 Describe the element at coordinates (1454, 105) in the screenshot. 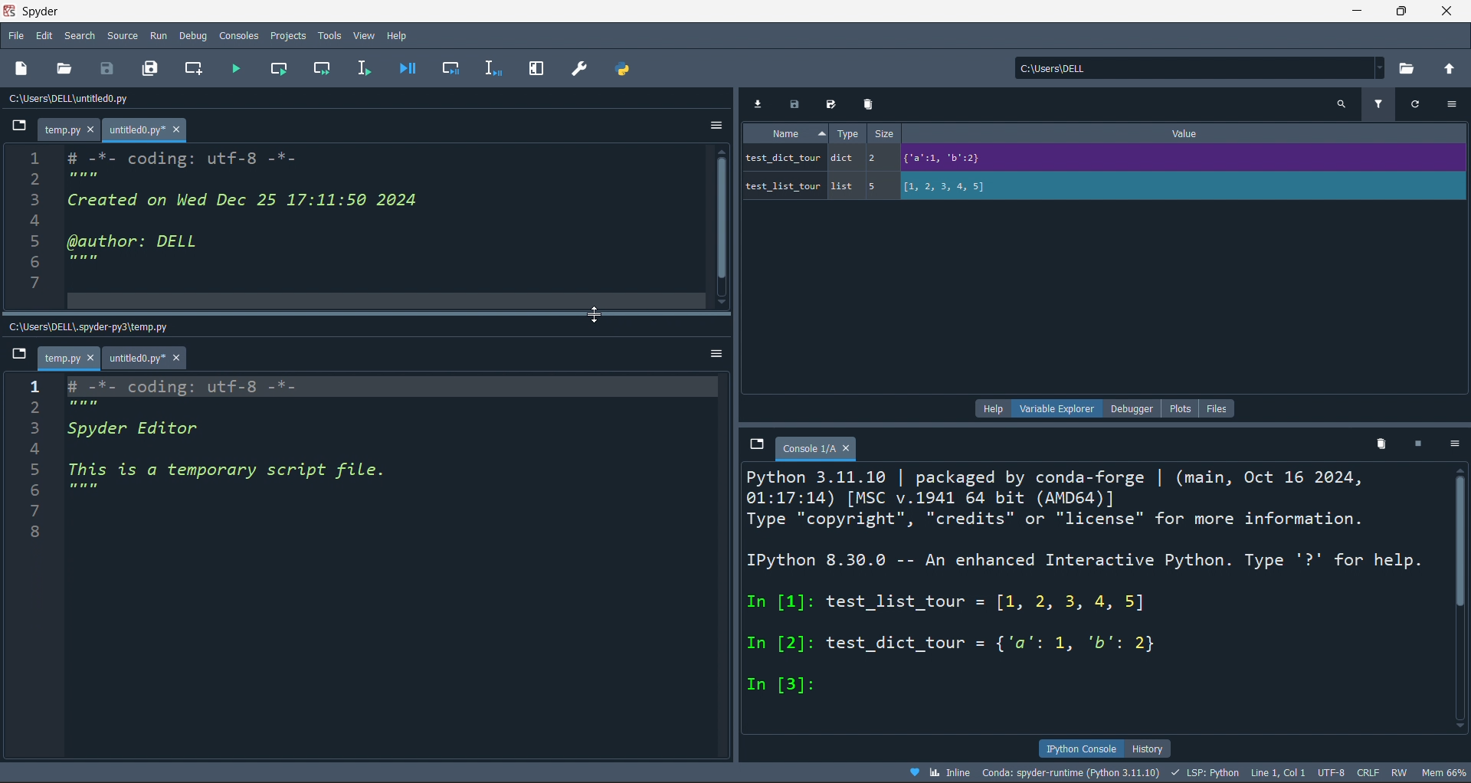

I see `options` at that location.